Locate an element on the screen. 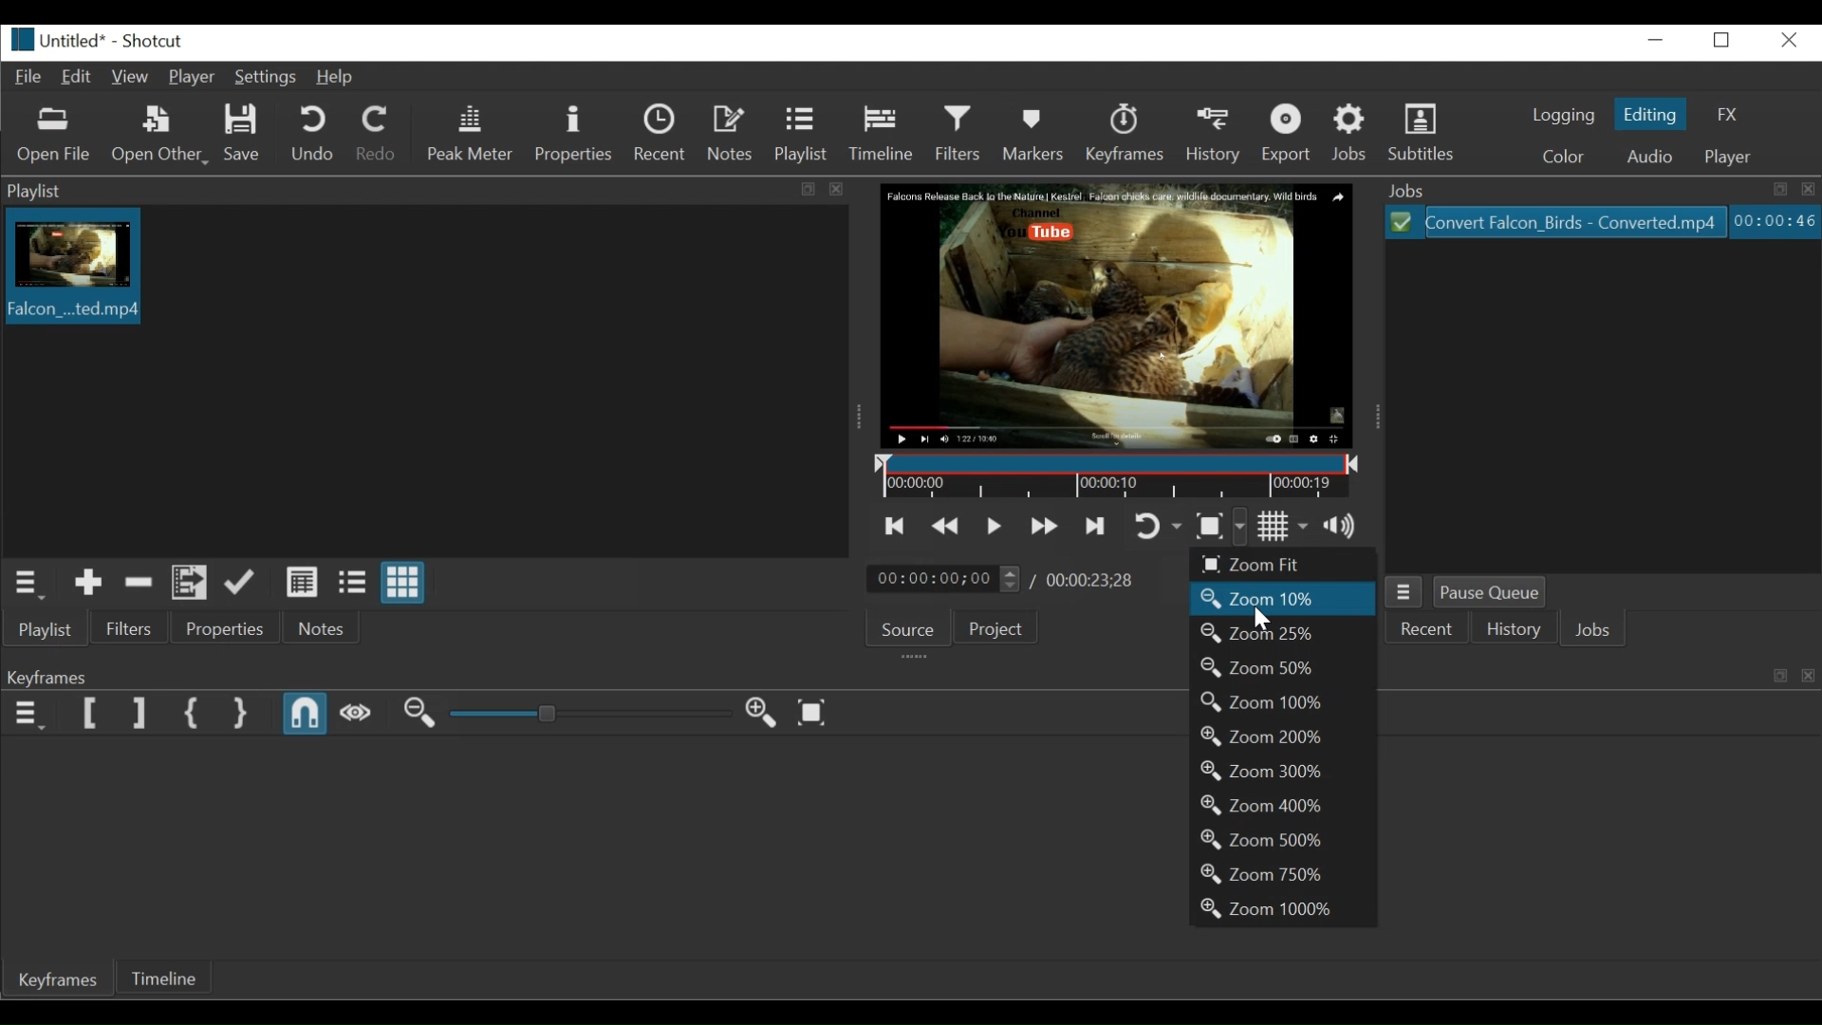  Set Filter First is located at coordinates (88, 713).